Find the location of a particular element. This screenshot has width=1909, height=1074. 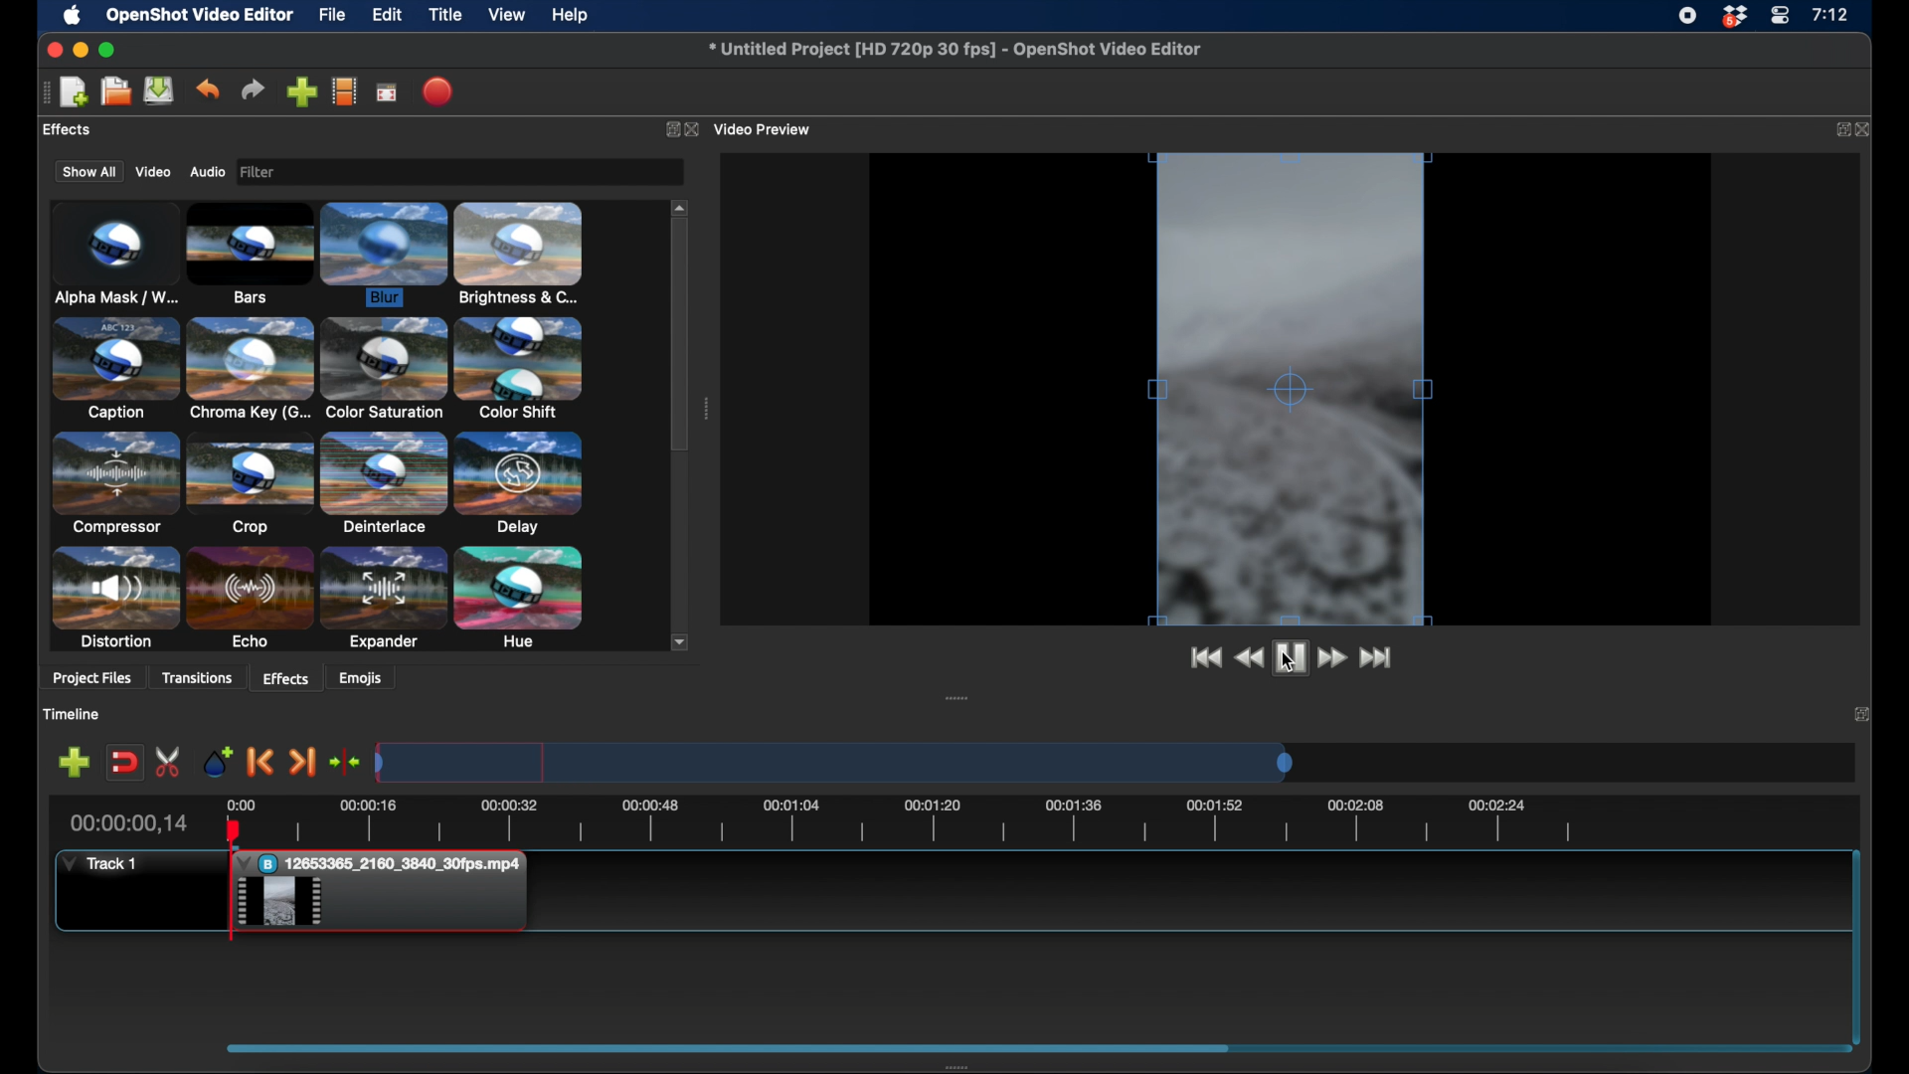

fast forward is located at coordinates (1334, 658).